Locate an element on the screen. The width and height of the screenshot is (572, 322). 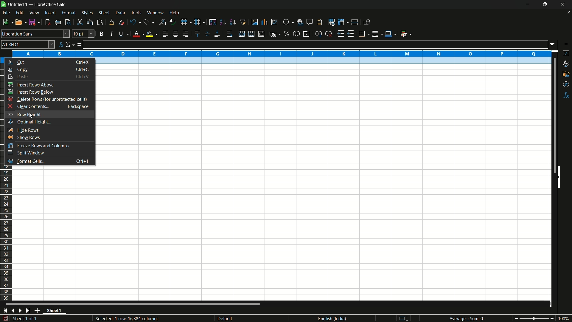
close app is located at coordinates (561, 4).